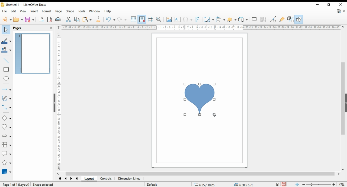 The image size is (347, 187). I want to click on insert, so click(34, 11).